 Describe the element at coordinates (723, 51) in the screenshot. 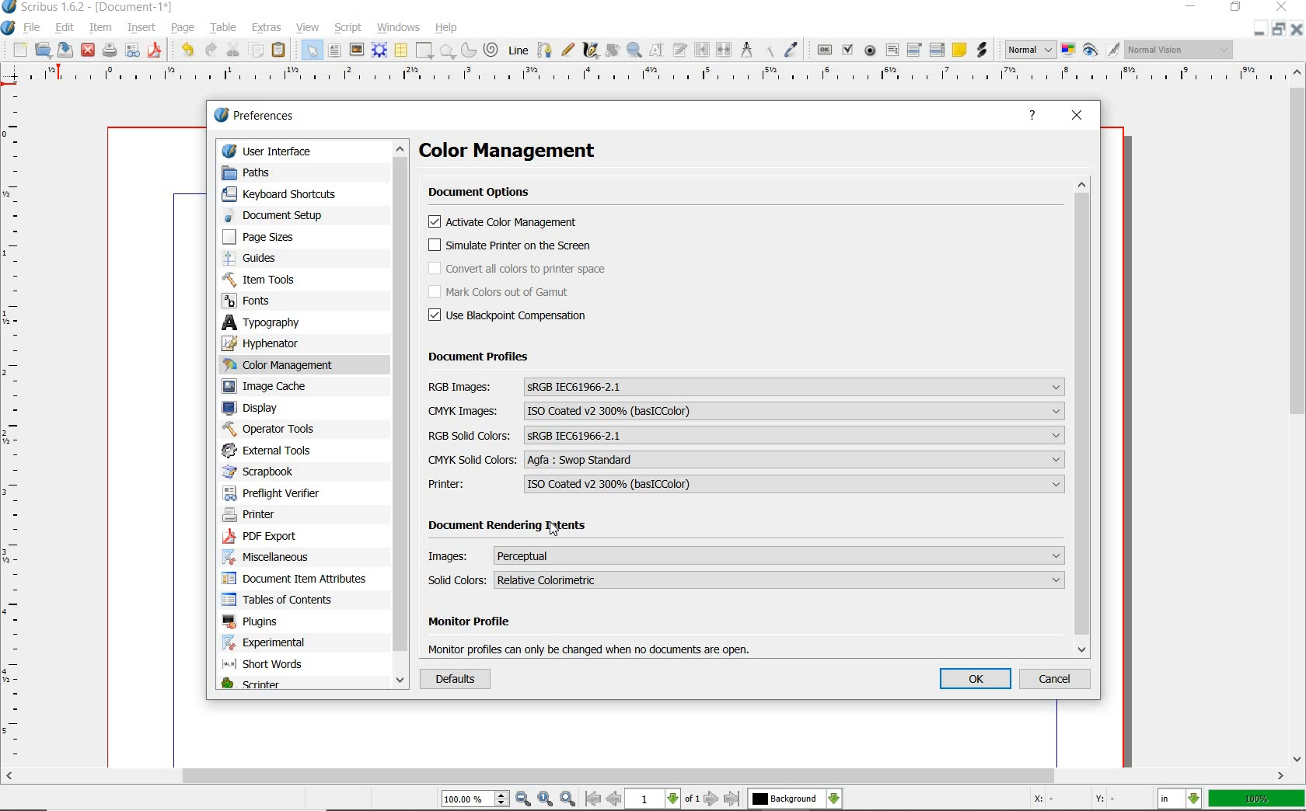

I see `unlink text frames` at that location.